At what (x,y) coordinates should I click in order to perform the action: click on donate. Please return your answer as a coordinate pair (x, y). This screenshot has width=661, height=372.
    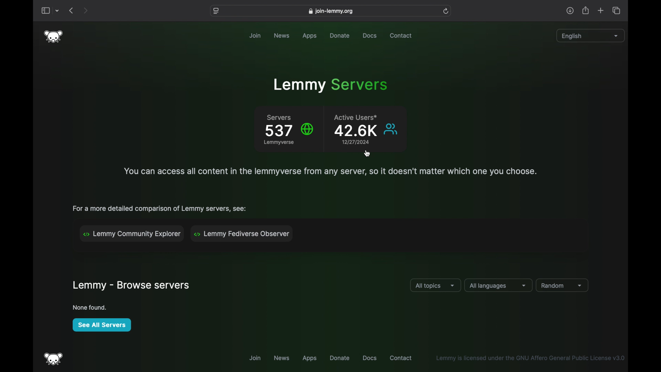
    Looking at the image, I should click on (340, 35).